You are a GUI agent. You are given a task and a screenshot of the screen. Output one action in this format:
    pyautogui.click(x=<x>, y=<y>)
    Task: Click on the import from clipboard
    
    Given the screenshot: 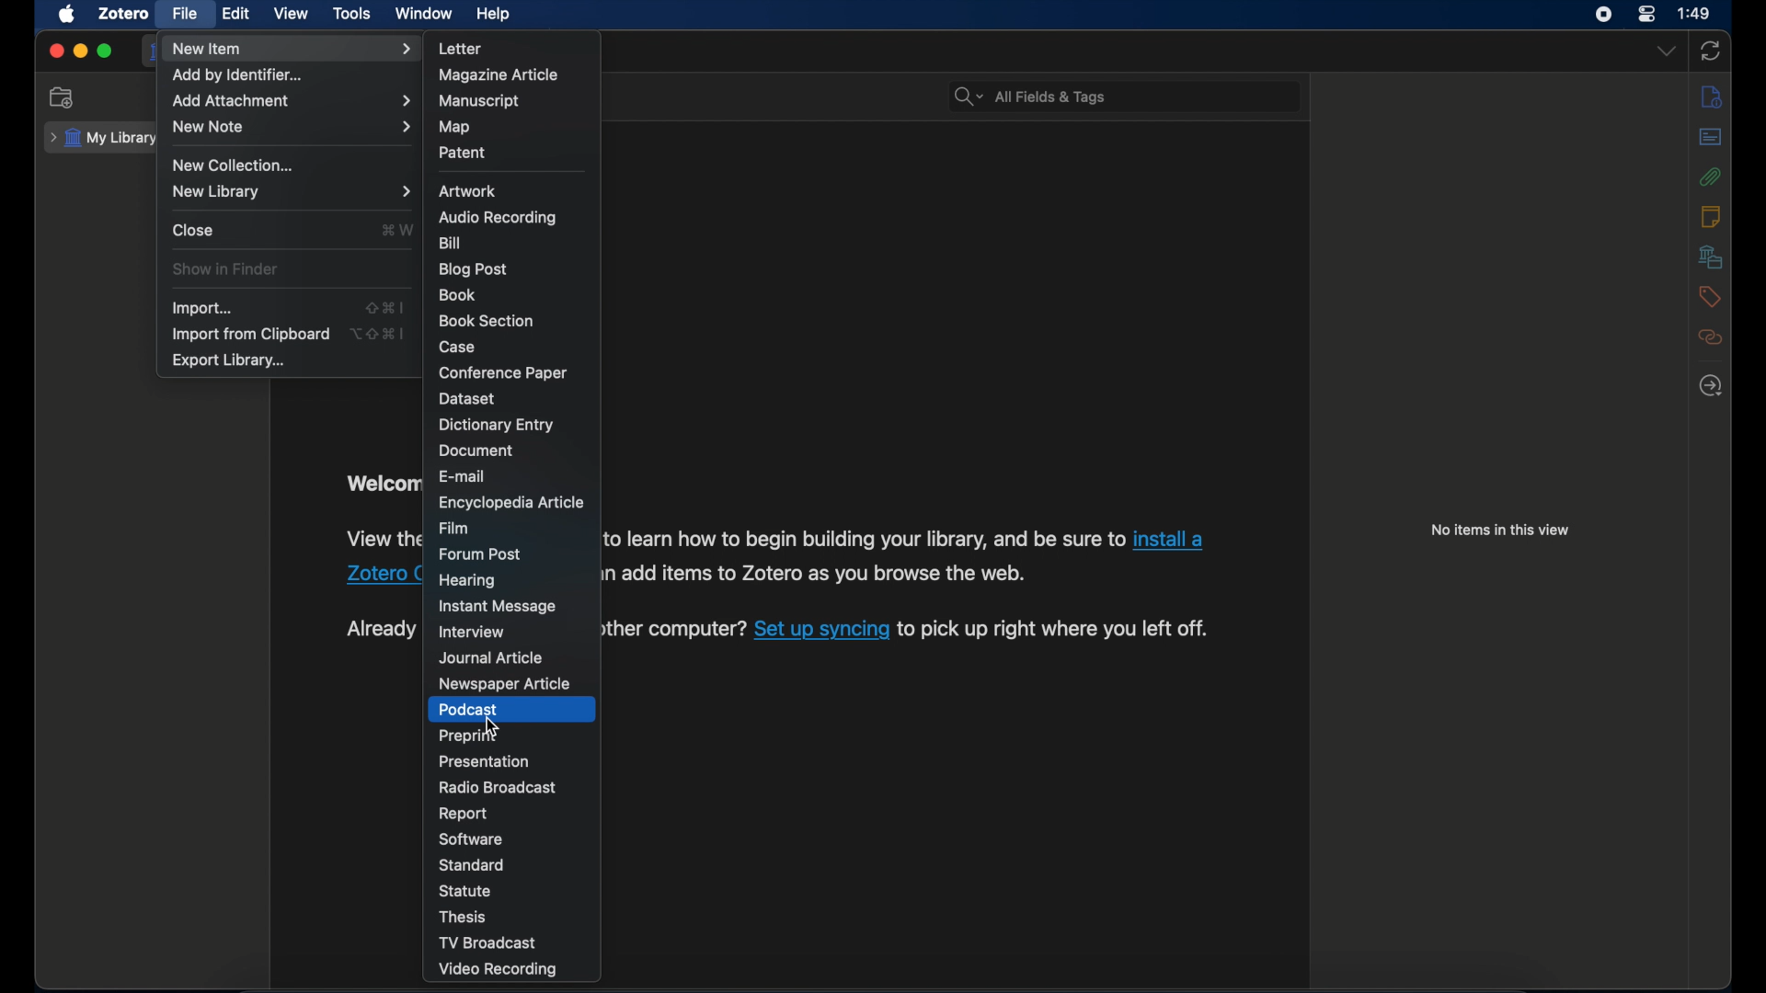 What is the action you would take?
    pyautogui.click(x=250, y=335)
    